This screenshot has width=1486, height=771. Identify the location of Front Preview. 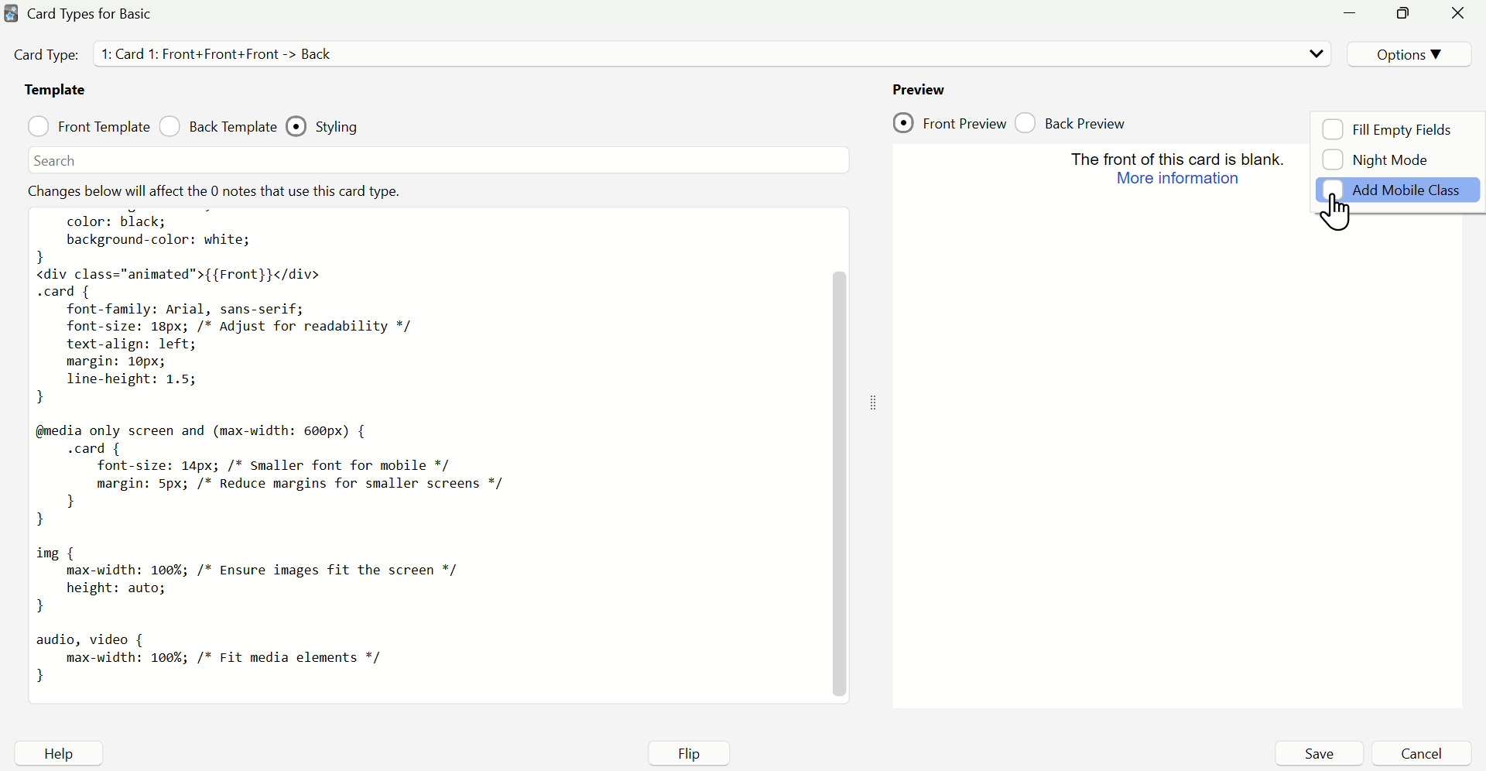
(950, 122).